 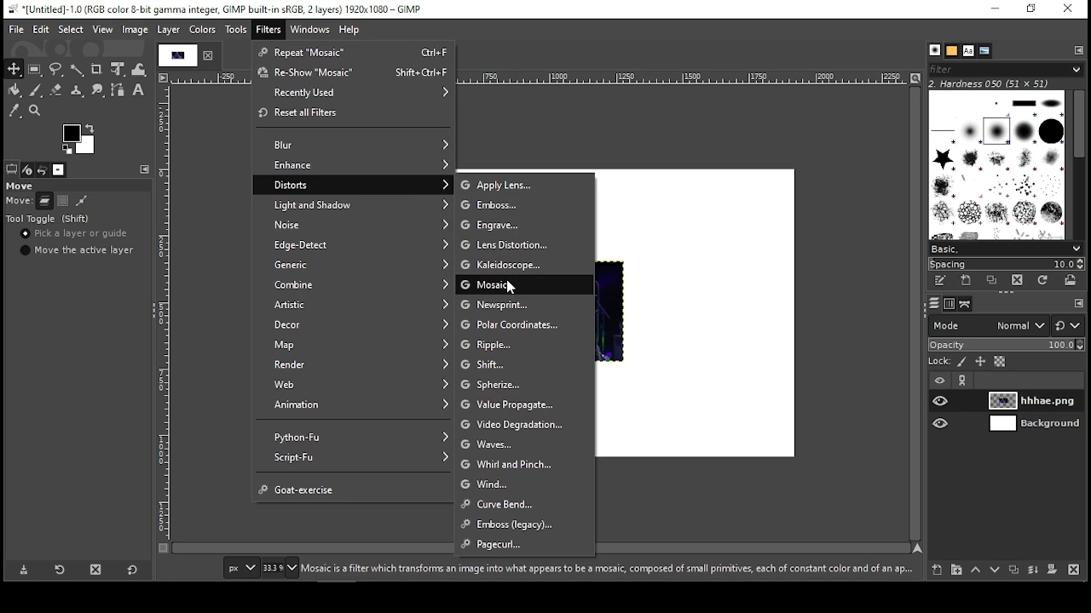 What do you see at coordinates (525, 324) in the screenshot?
I see `polar coordinates` at bounding box center [525, 324].